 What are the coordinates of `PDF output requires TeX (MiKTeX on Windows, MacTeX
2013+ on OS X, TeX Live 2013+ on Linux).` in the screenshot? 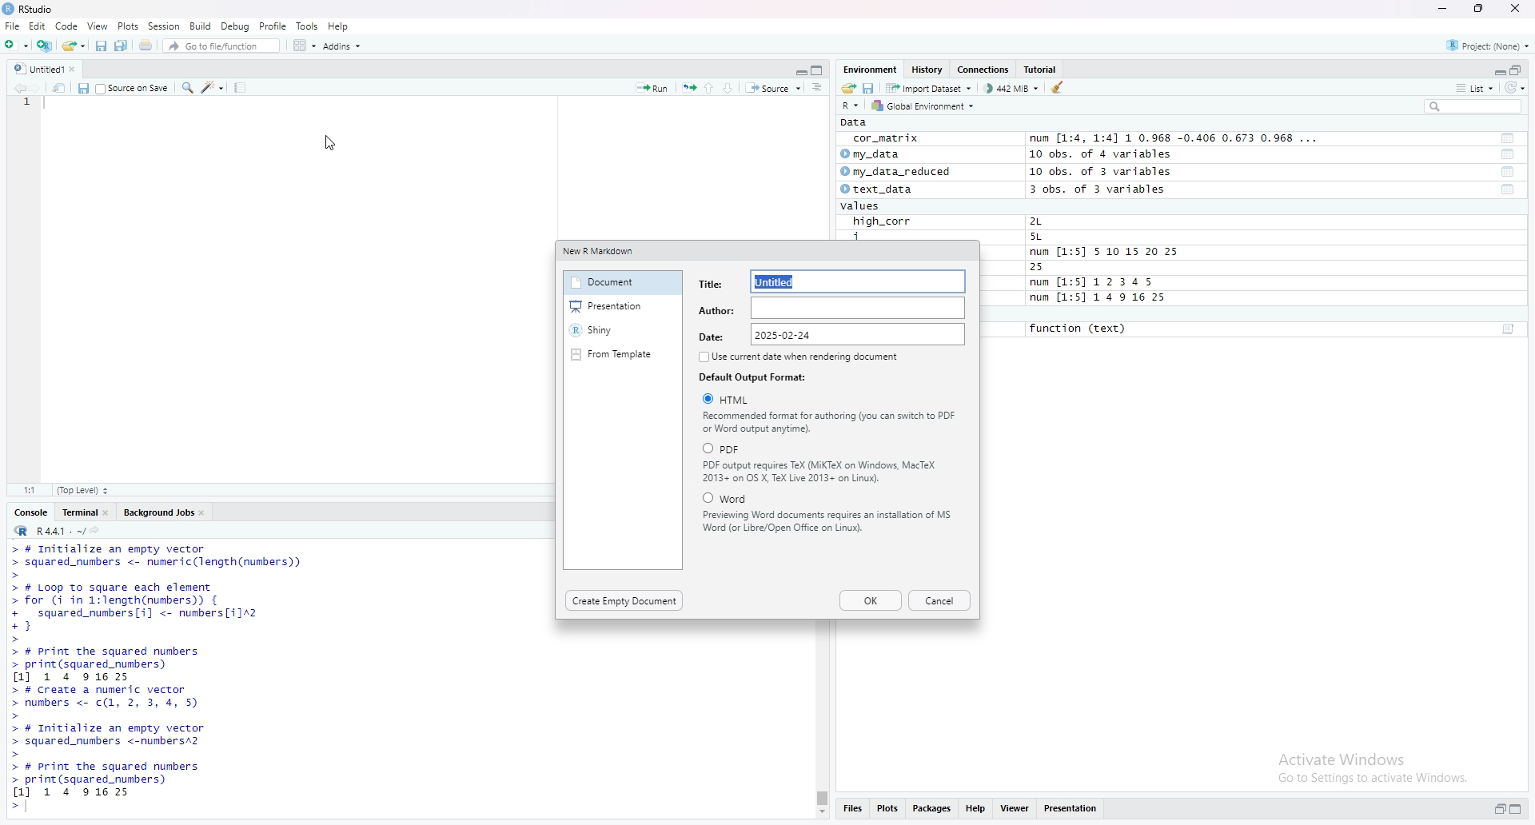 It's located at (823, 472).